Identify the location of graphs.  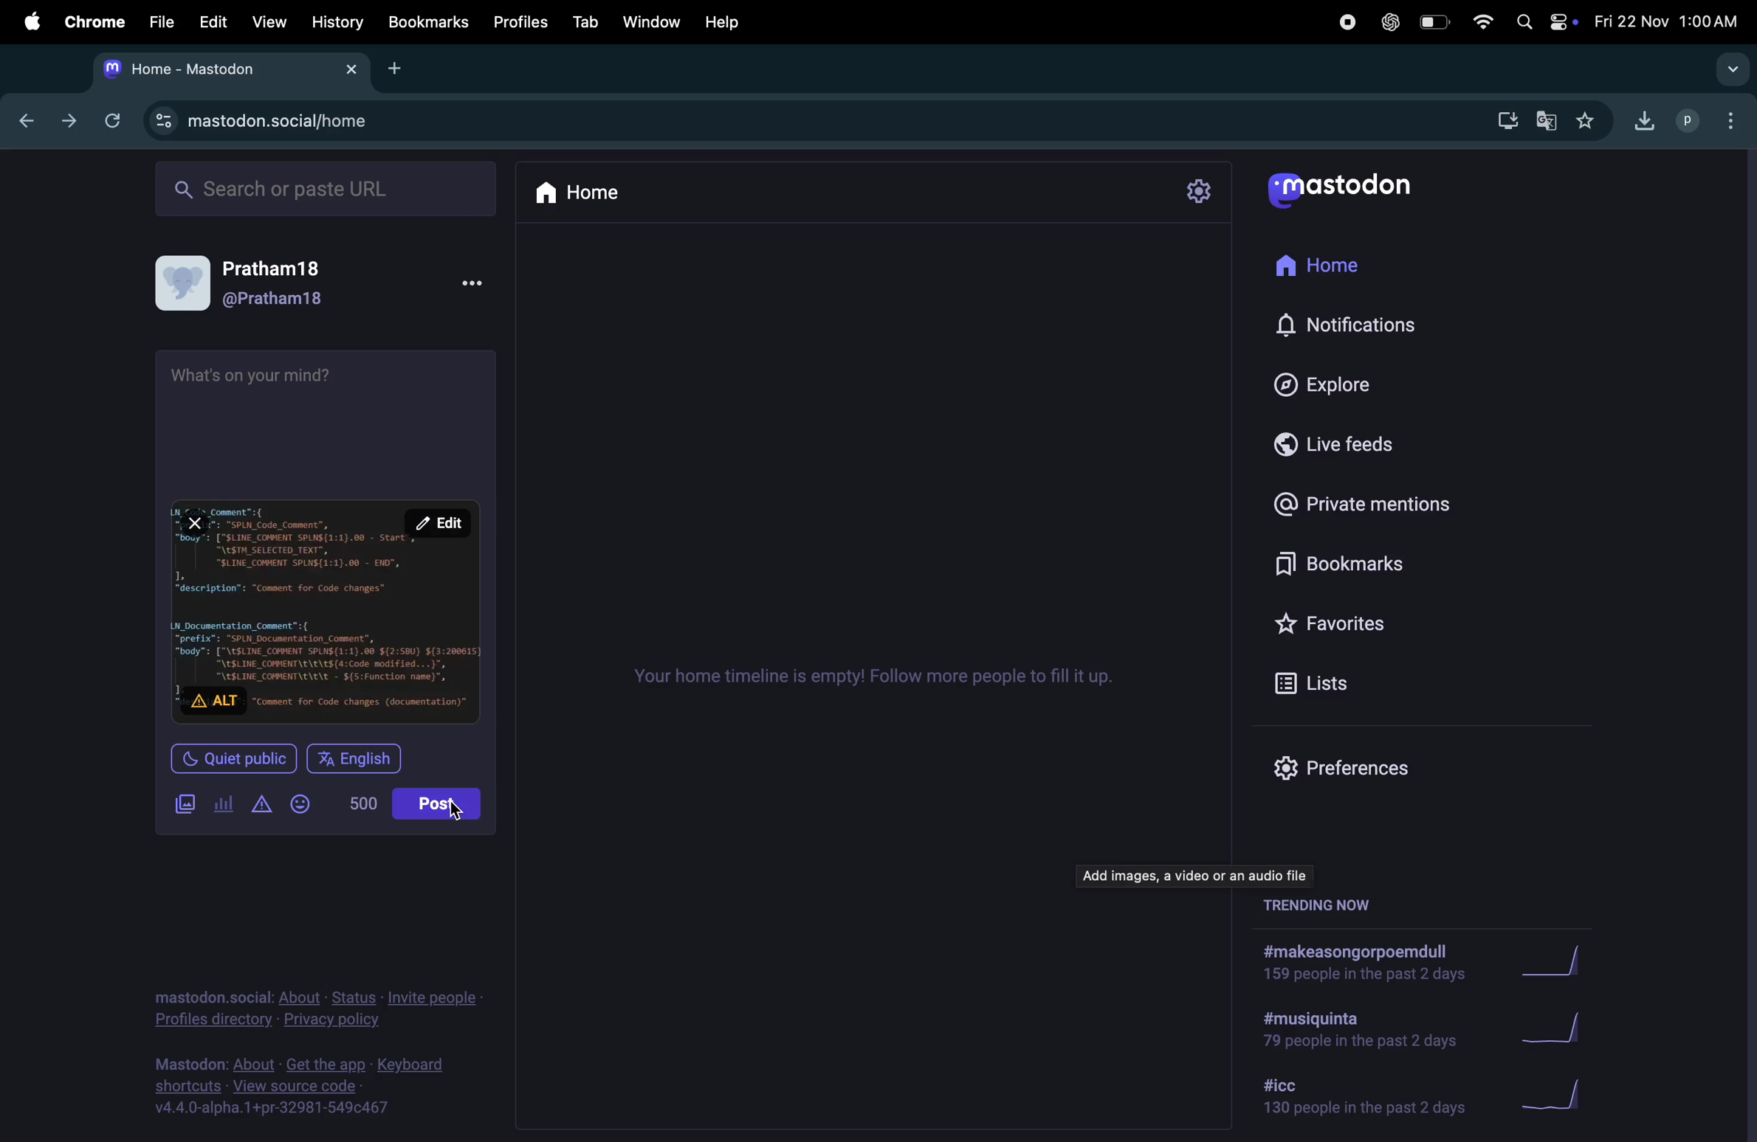
(1567, 1028).